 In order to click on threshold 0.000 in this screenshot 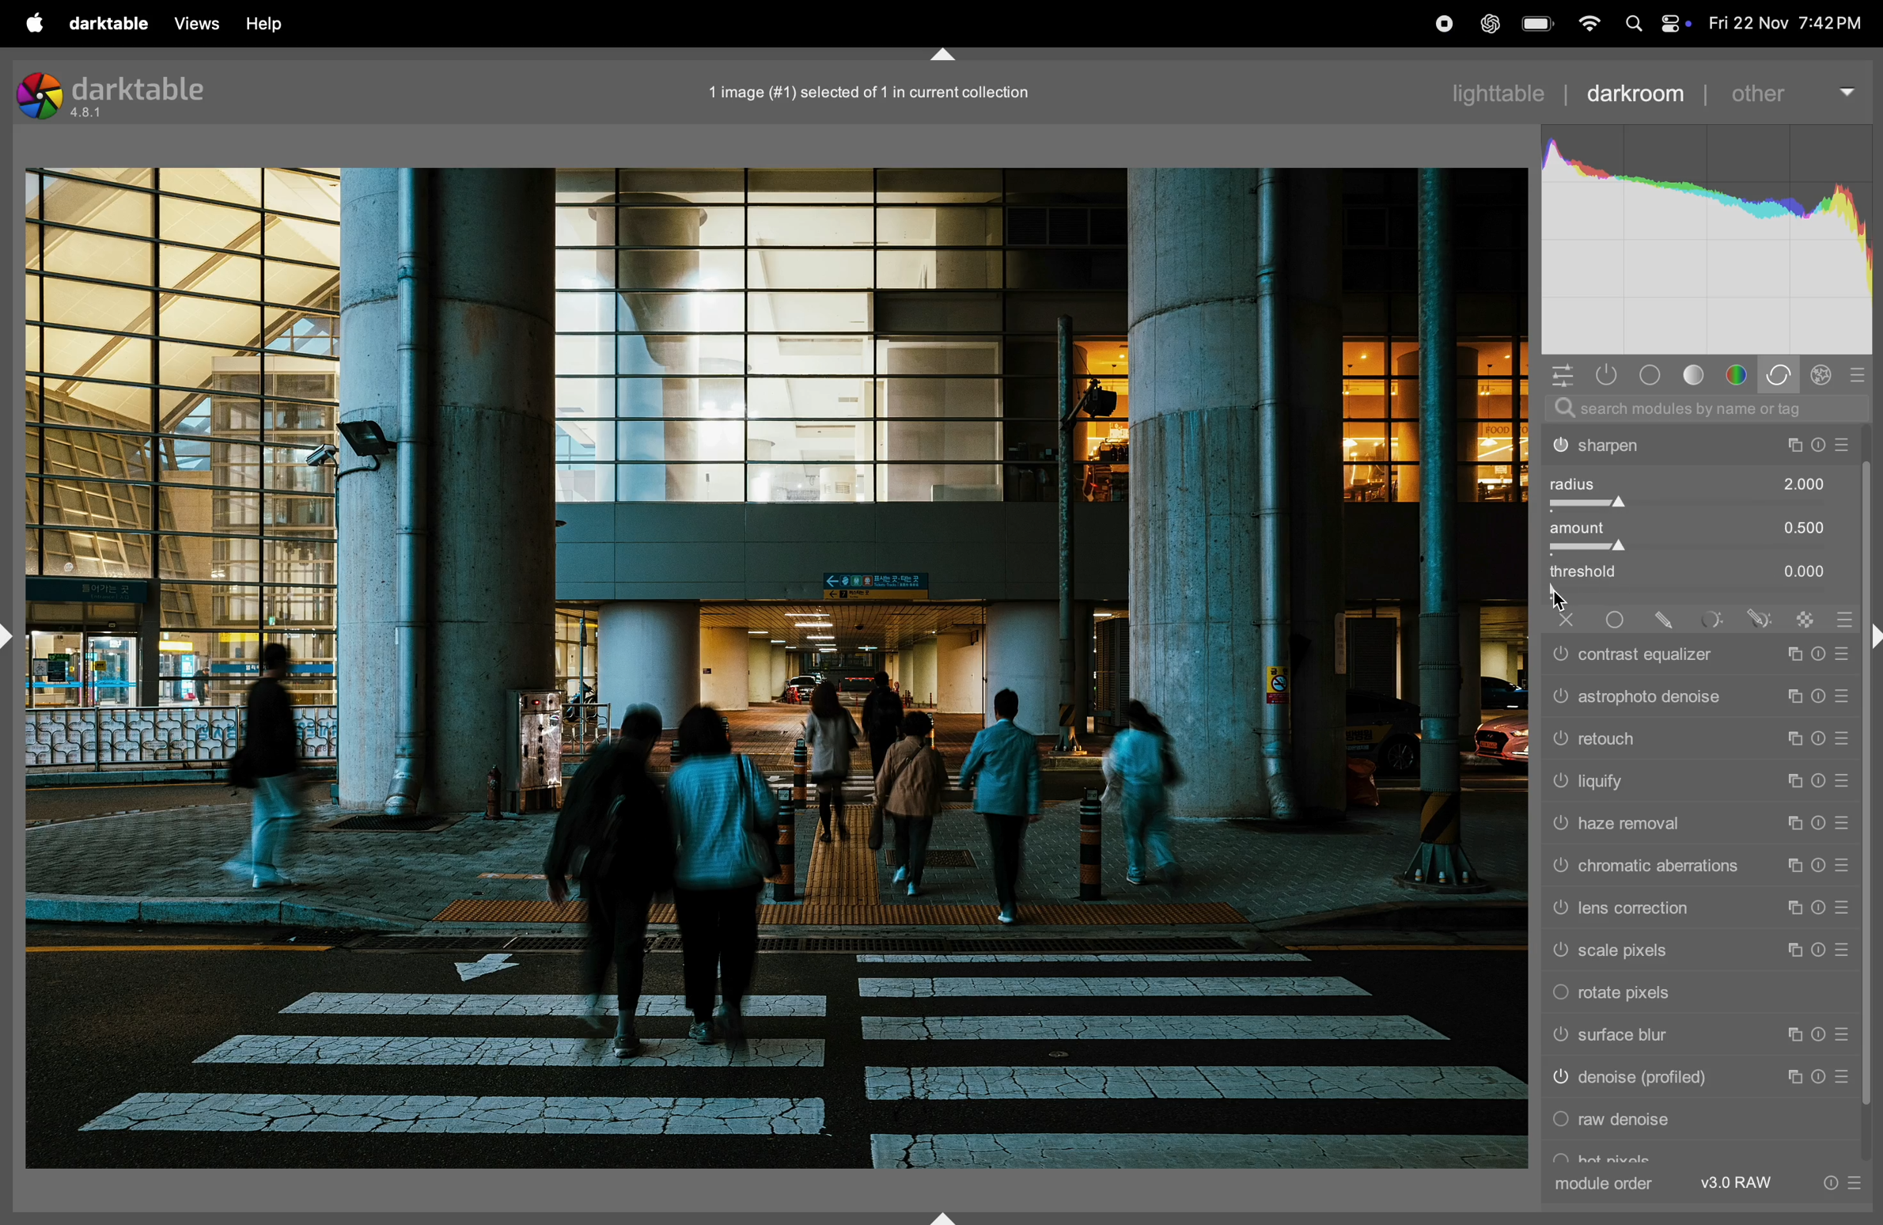, I will do `click(1701, 574)`.